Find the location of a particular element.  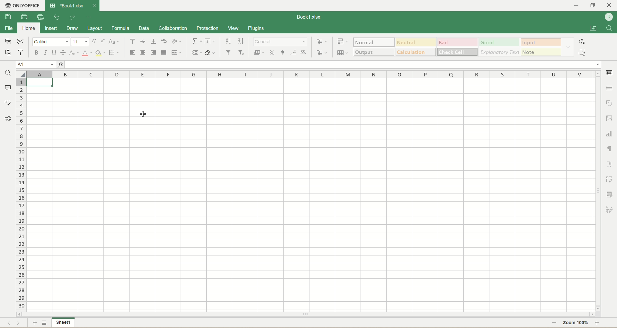

font name is located at coordinates (52, 42).